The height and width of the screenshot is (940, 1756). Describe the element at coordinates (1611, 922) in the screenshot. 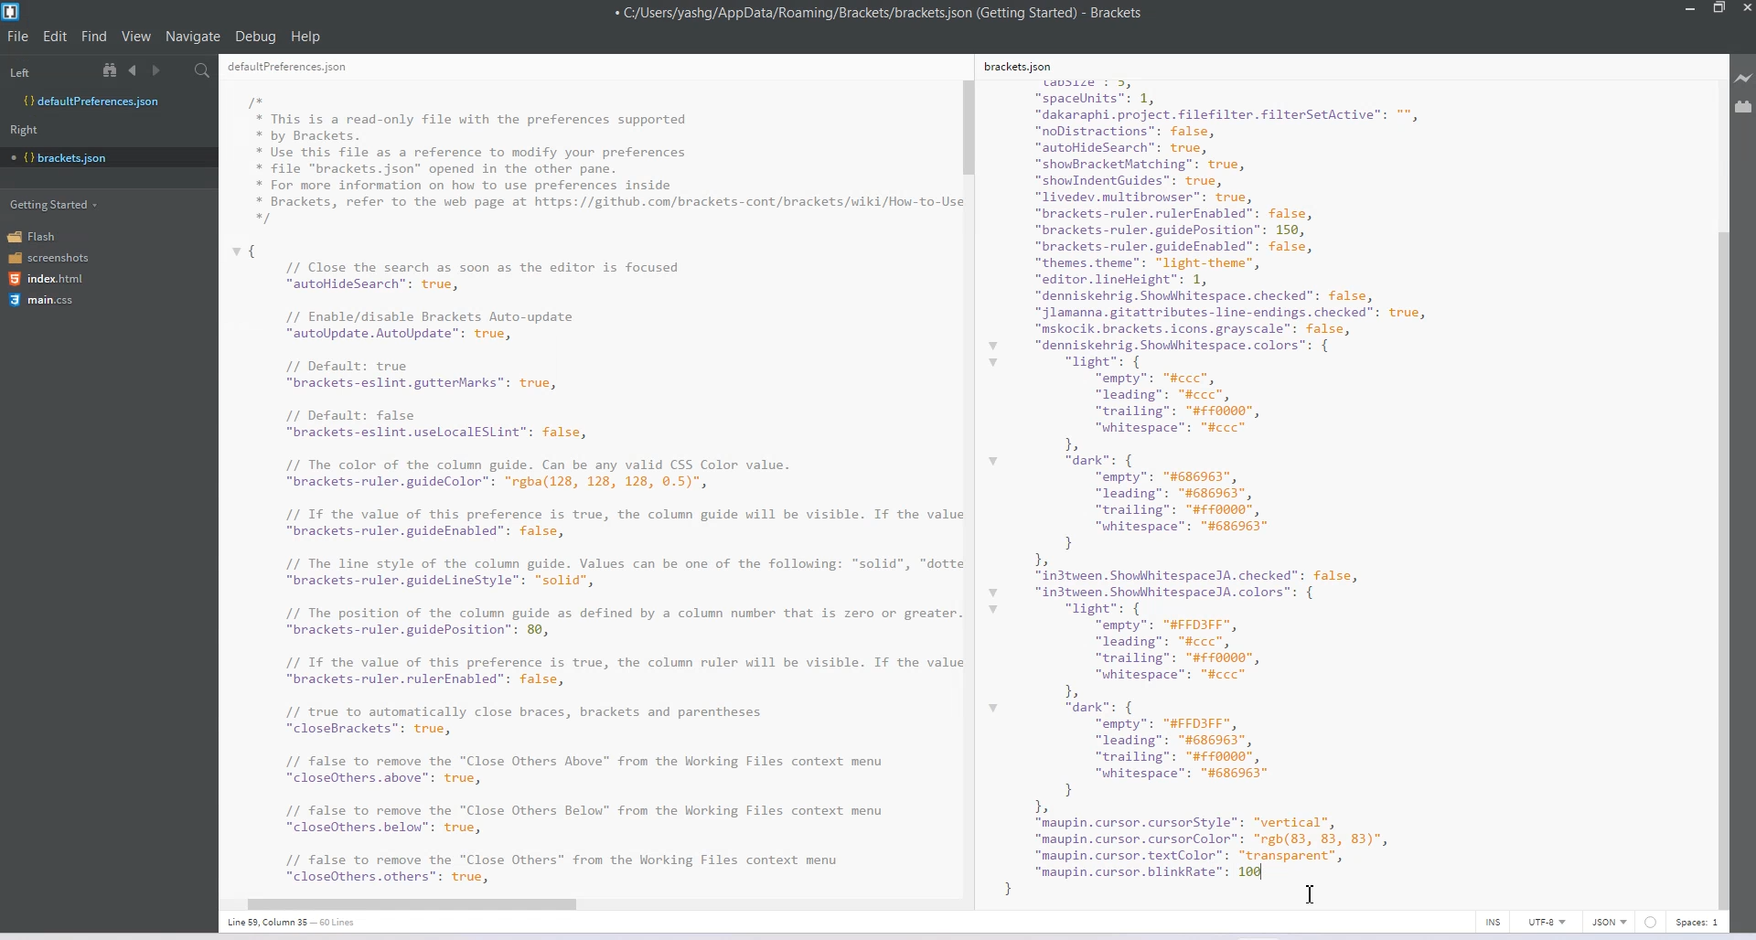

I see `JSON` at that location.